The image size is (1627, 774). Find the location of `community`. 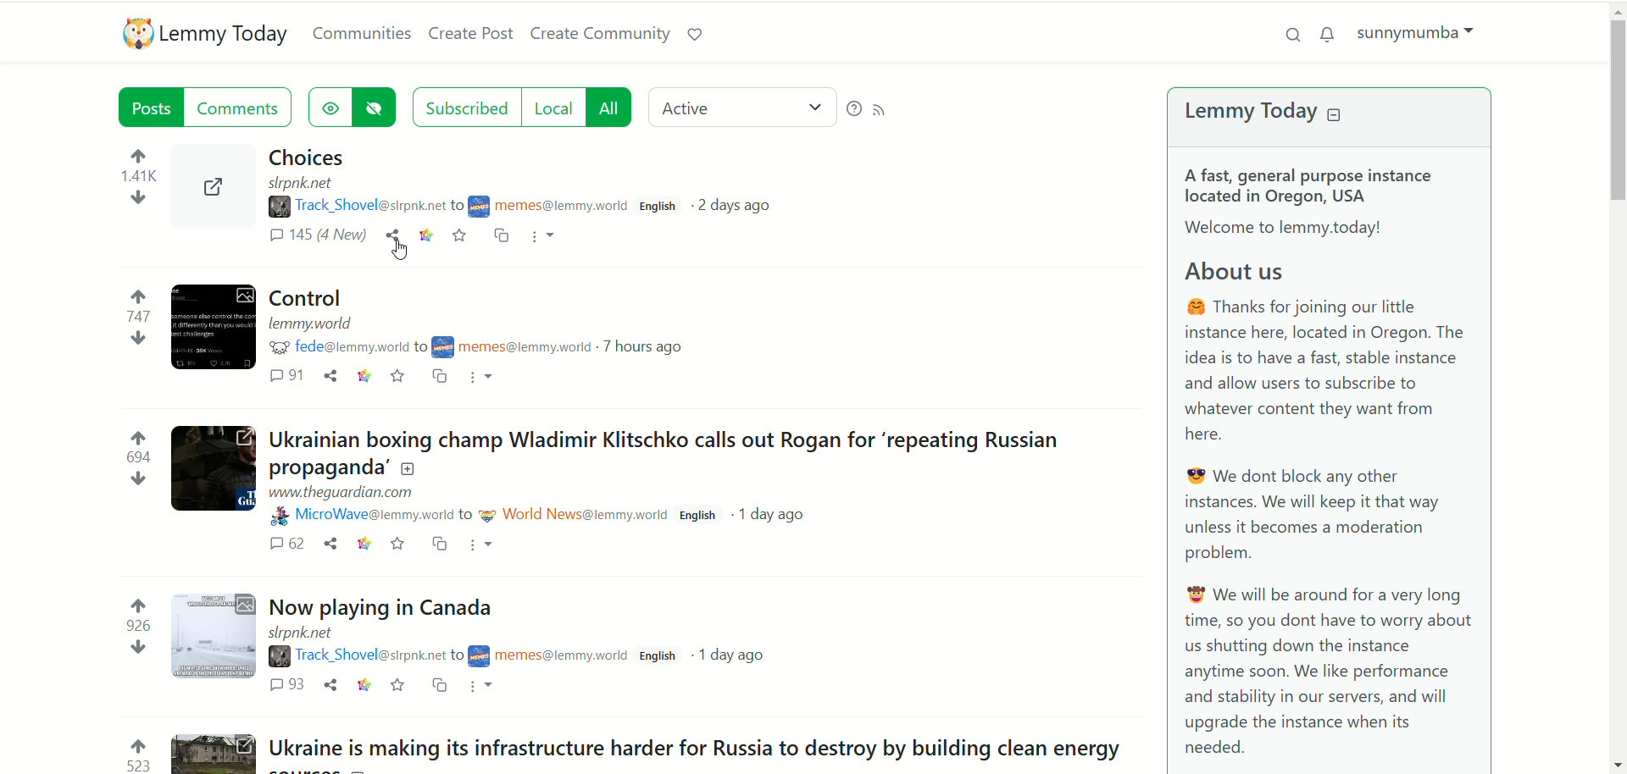

community is located at coordinates (546, 652).